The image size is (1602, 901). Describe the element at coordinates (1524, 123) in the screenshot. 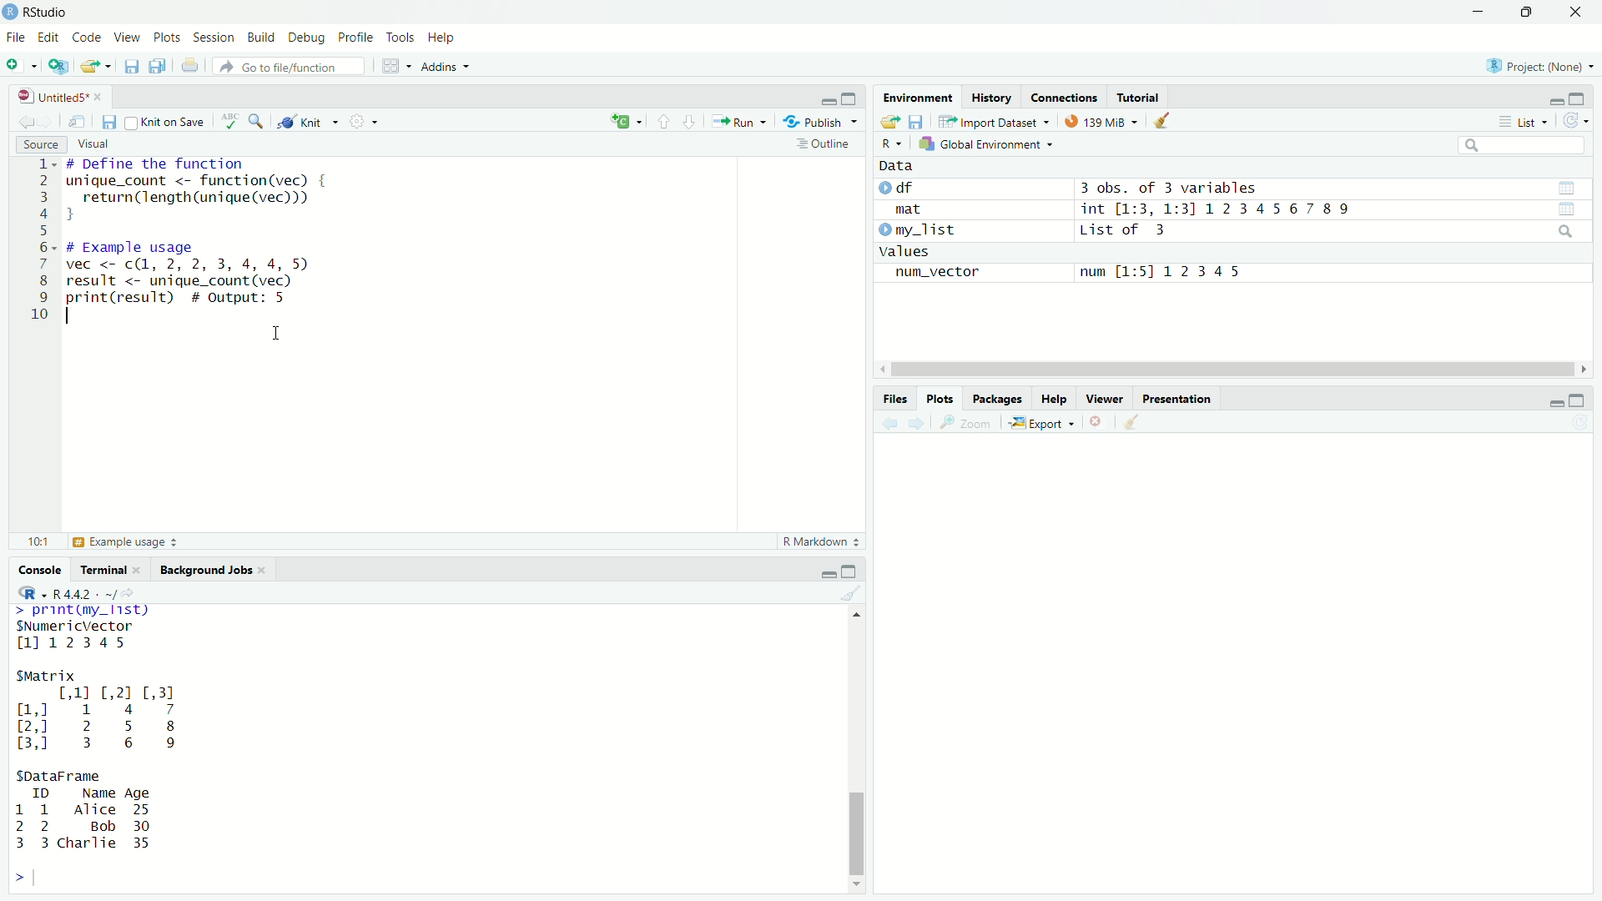

I see `List` at that location.